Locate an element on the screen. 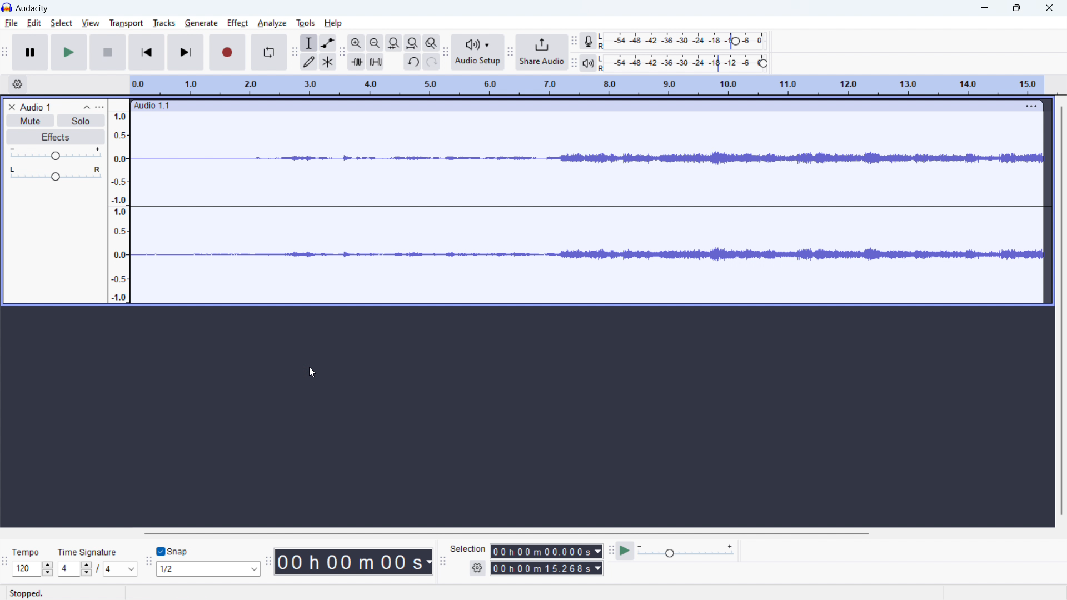 The height and width of the screenshot is (600, 1067). Wave size bar is located at coordinates (119, 203).